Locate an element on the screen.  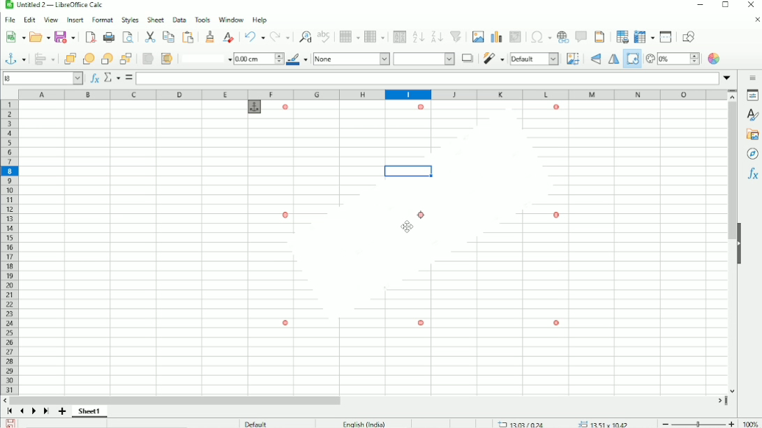
Line color is located at coordinates (297, 59).